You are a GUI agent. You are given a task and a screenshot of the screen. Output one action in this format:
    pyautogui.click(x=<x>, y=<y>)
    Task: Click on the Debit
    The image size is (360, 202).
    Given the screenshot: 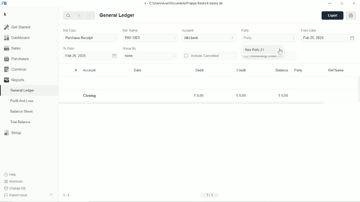 What is the action you would take?
    pyautogui.click(x=200, y=70)
    